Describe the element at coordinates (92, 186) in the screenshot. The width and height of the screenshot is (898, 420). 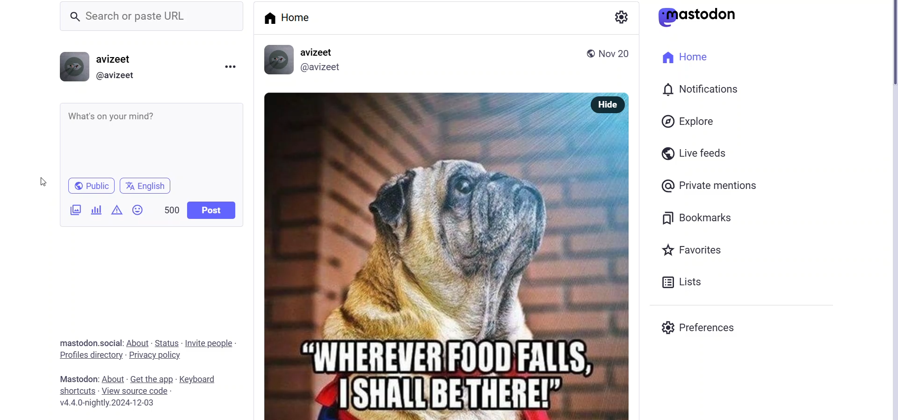
I see `public ` at that location.